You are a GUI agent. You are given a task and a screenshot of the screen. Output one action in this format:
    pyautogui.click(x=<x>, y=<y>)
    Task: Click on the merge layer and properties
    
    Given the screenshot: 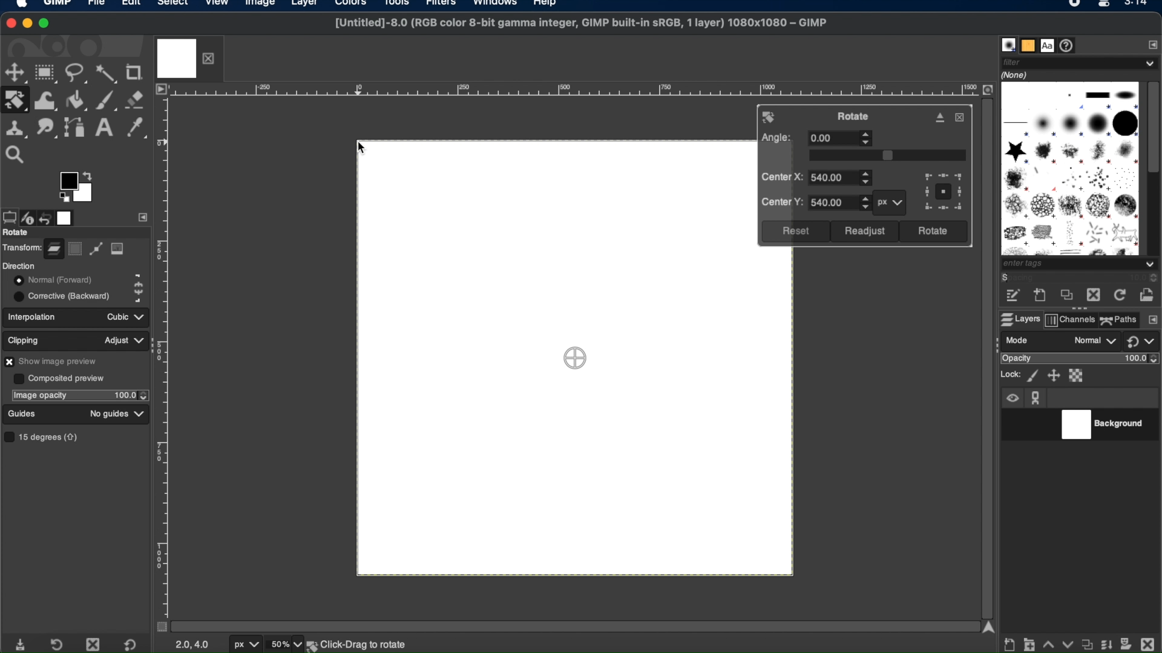 What is the action you would take?
    pyautogui.click(x=1105, y=642)
    